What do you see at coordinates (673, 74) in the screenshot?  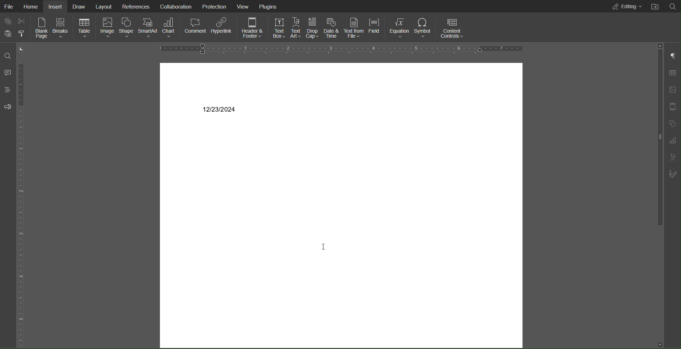 I see `Table Settings` at bounding box center [673, 74].